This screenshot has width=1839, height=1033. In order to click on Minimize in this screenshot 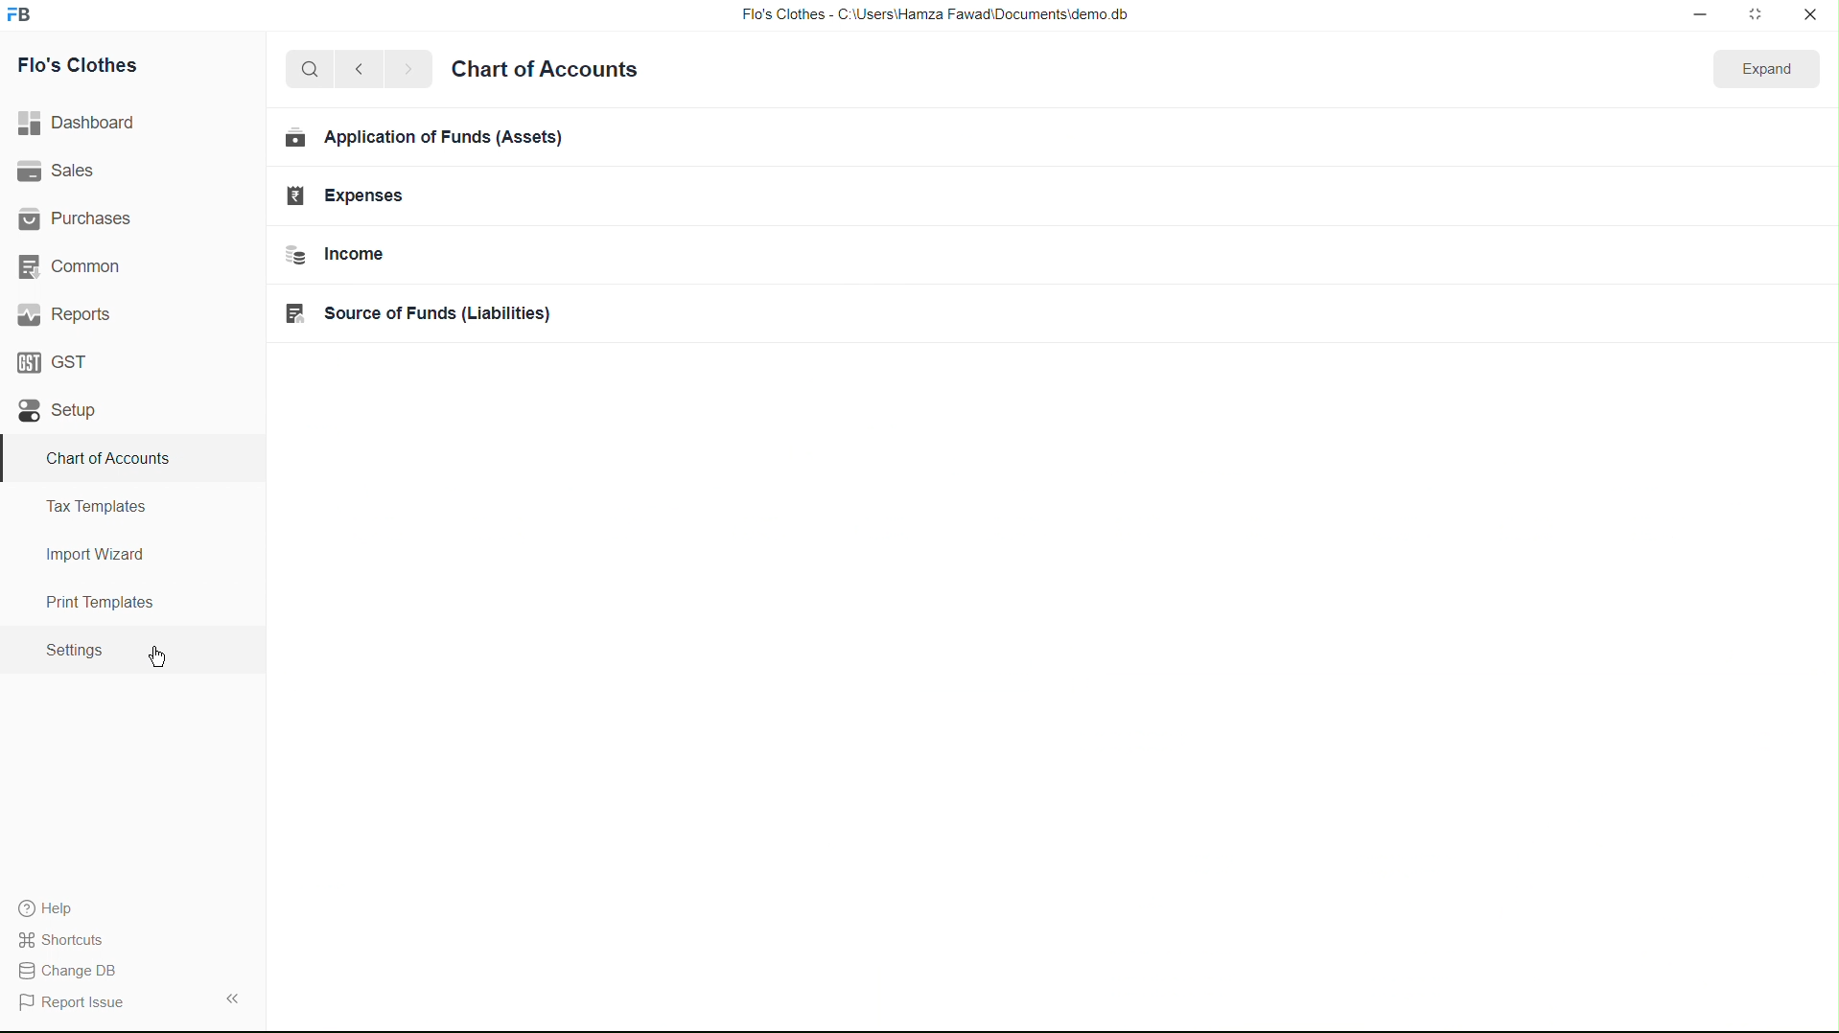, I will do `click(1696, 15)`.